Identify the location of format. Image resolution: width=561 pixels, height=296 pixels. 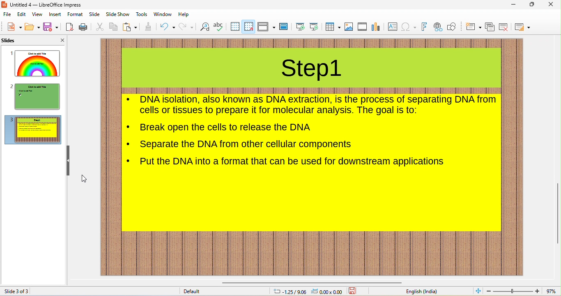
(76, 15).